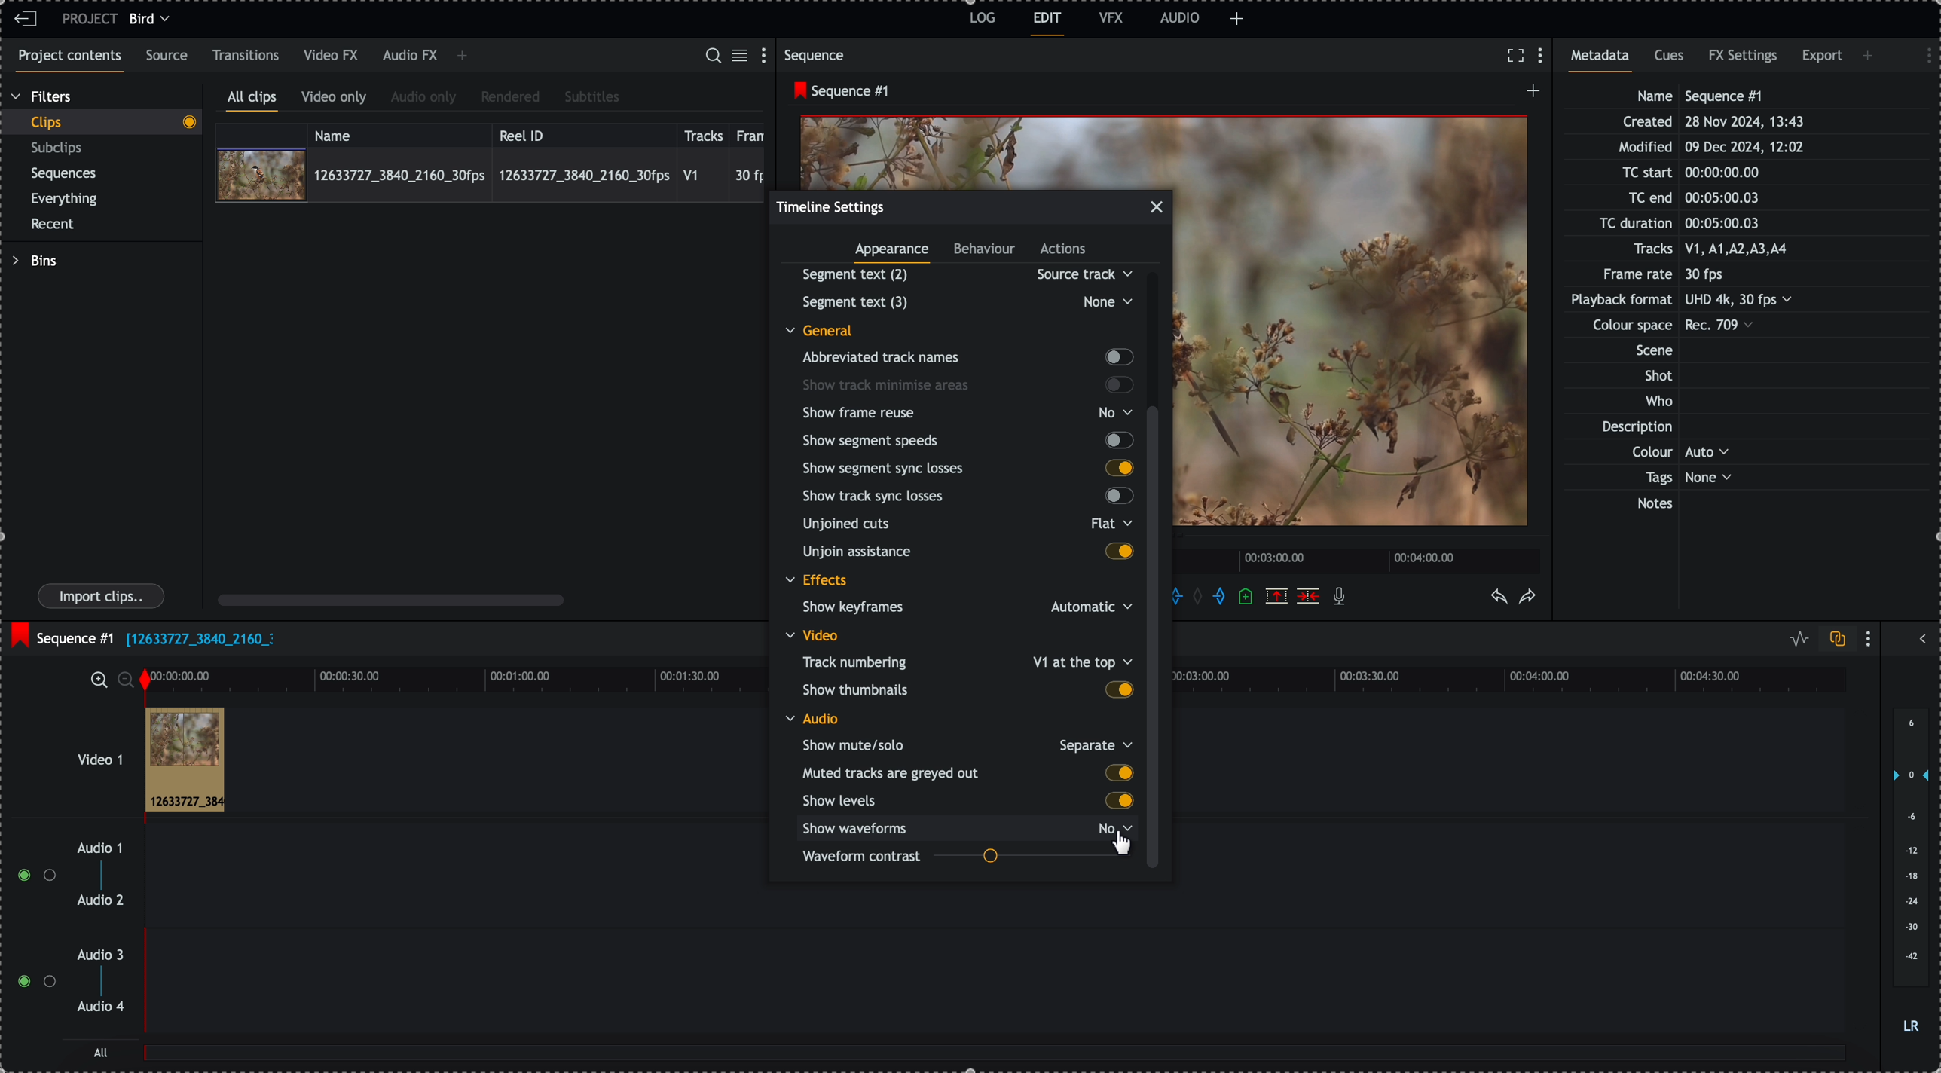  What do you see at coordinates (1822, 59) in the screenshot?
I see `export` at bounding box center [1822, 59].